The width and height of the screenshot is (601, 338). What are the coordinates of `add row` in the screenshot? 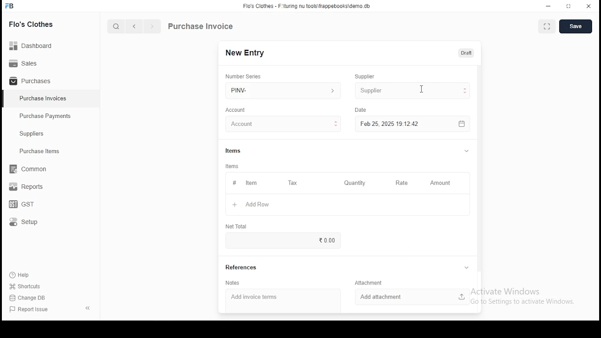 It's located at (259, 205).